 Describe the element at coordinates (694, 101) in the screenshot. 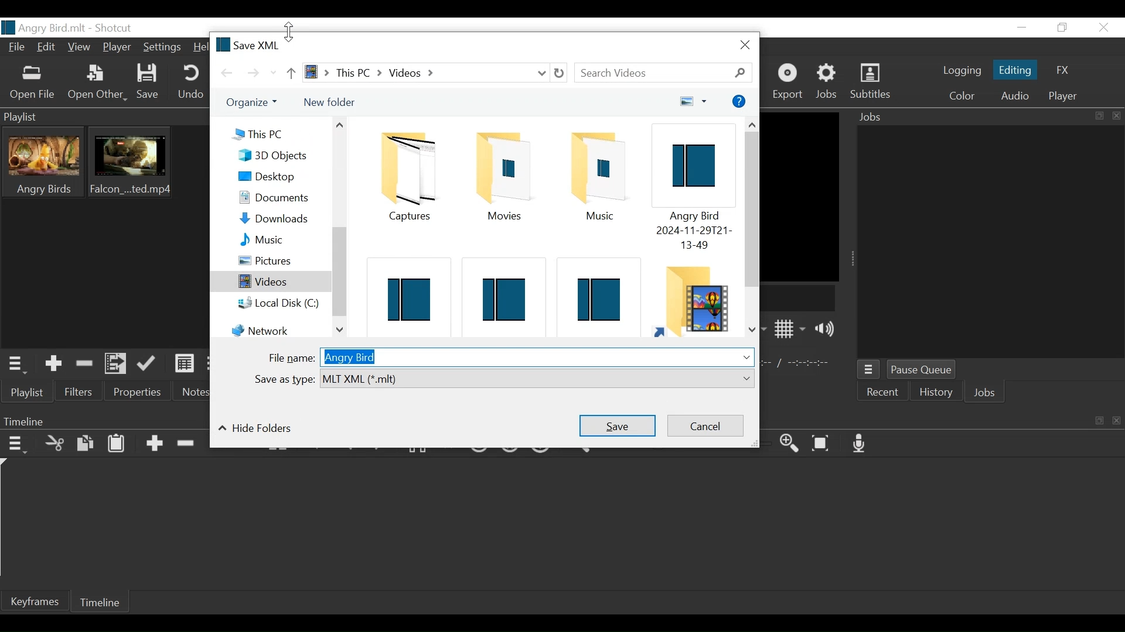

I see `Change your view` at that location.